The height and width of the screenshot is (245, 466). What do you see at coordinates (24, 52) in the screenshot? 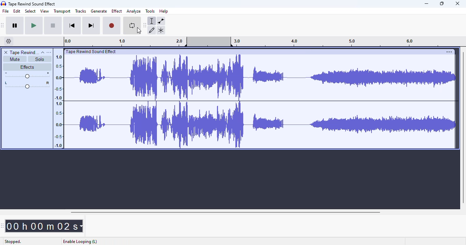
I see `tape rewind sound effect` at bounding box center [24, 52].